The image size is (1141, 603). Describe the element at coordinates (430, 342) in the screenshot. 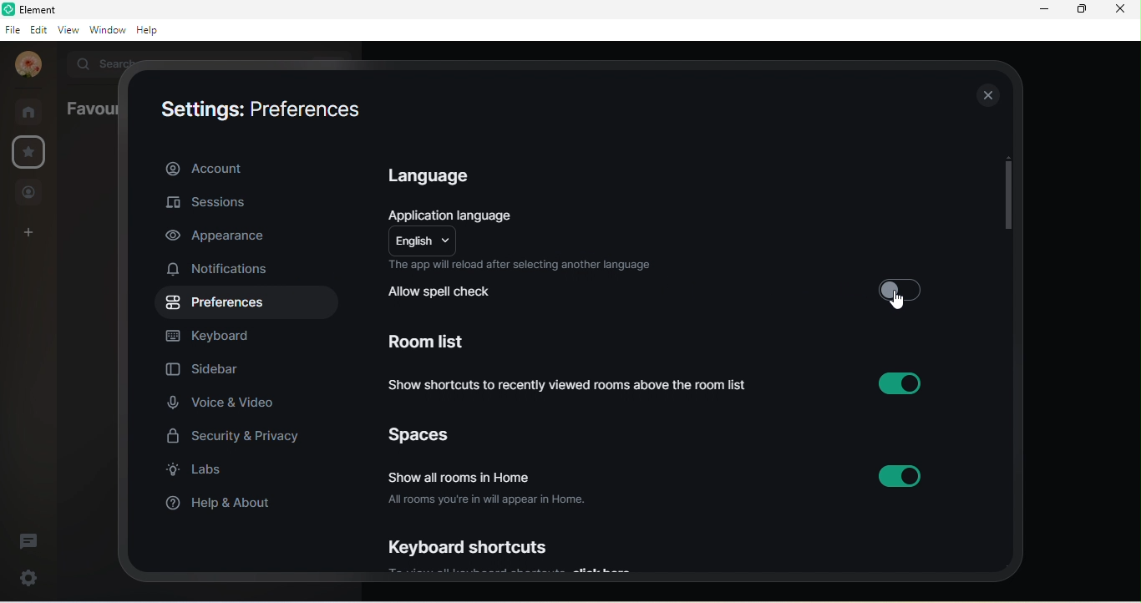

I see `room list` at that location.